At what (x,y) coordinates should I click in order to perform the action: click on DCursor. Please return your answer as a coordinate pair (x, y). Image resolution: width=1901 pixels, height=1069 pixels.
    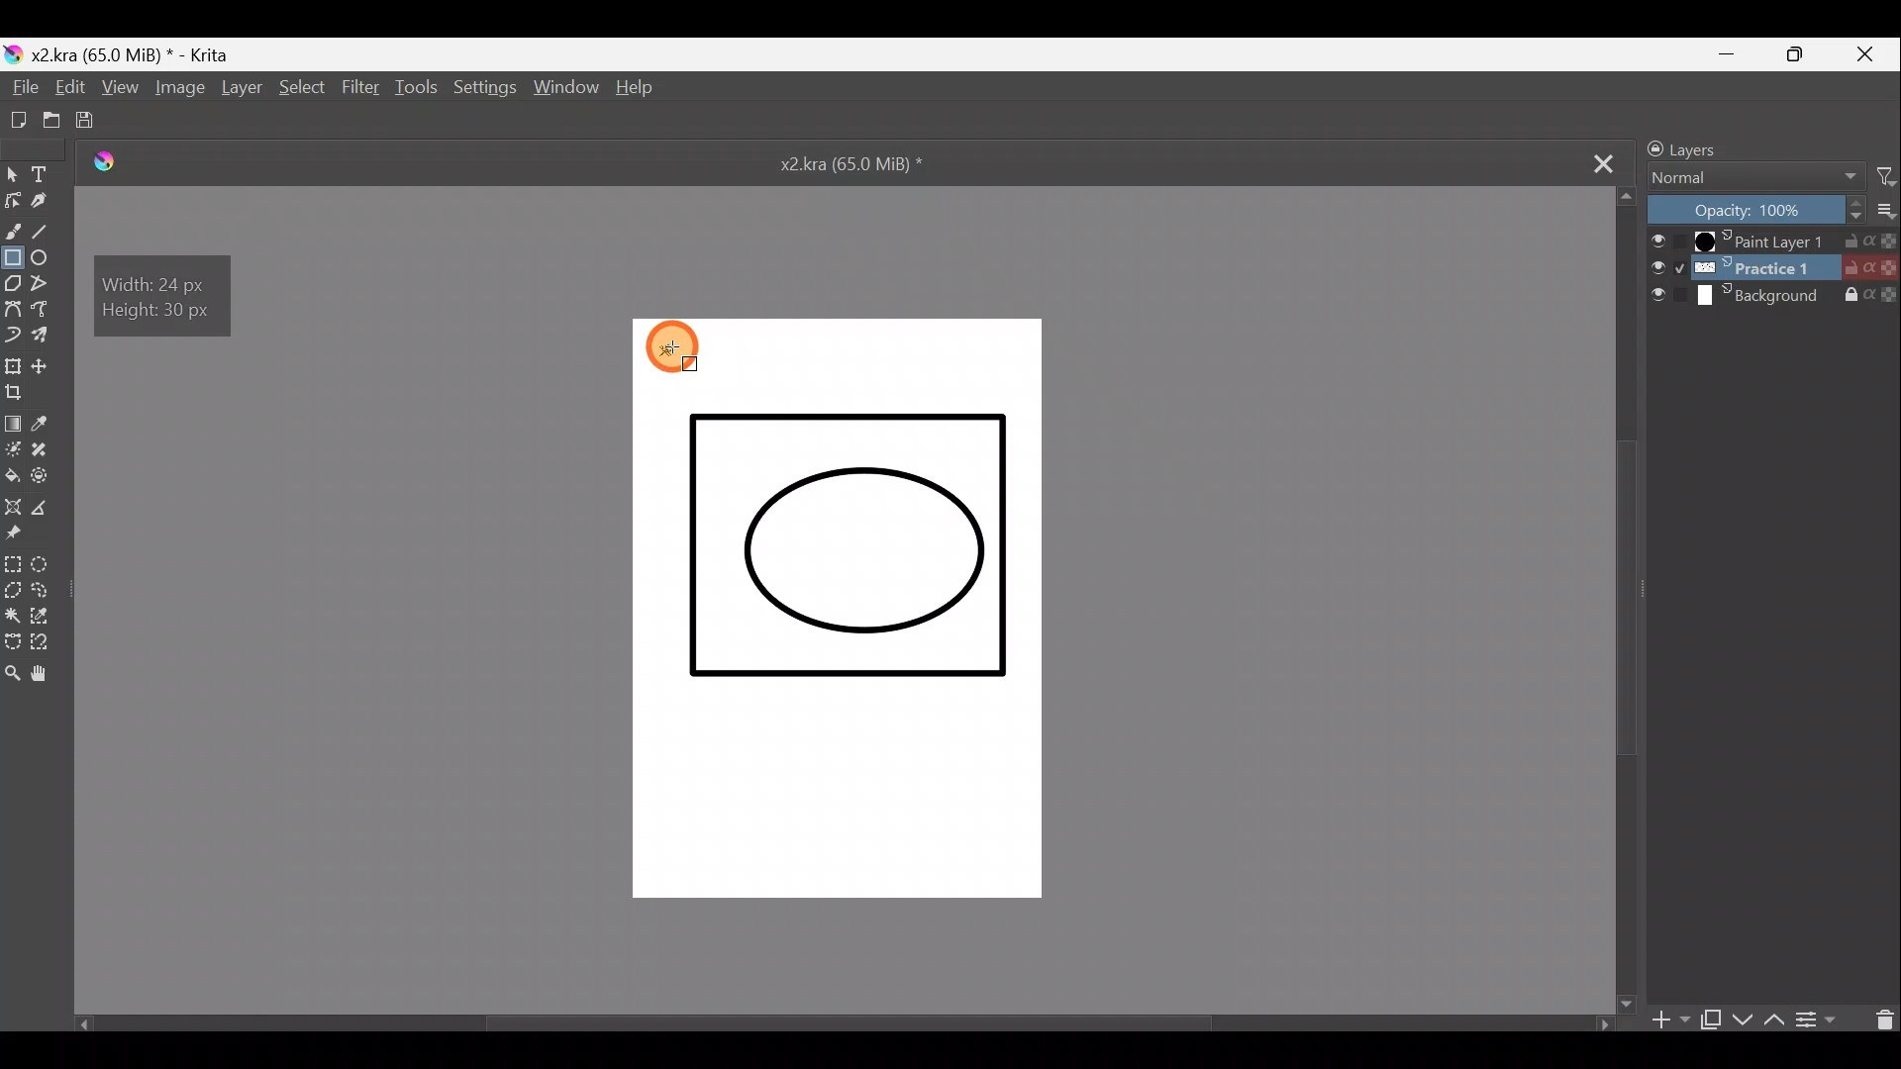
    Looking at the image, I should click on (678, 345).